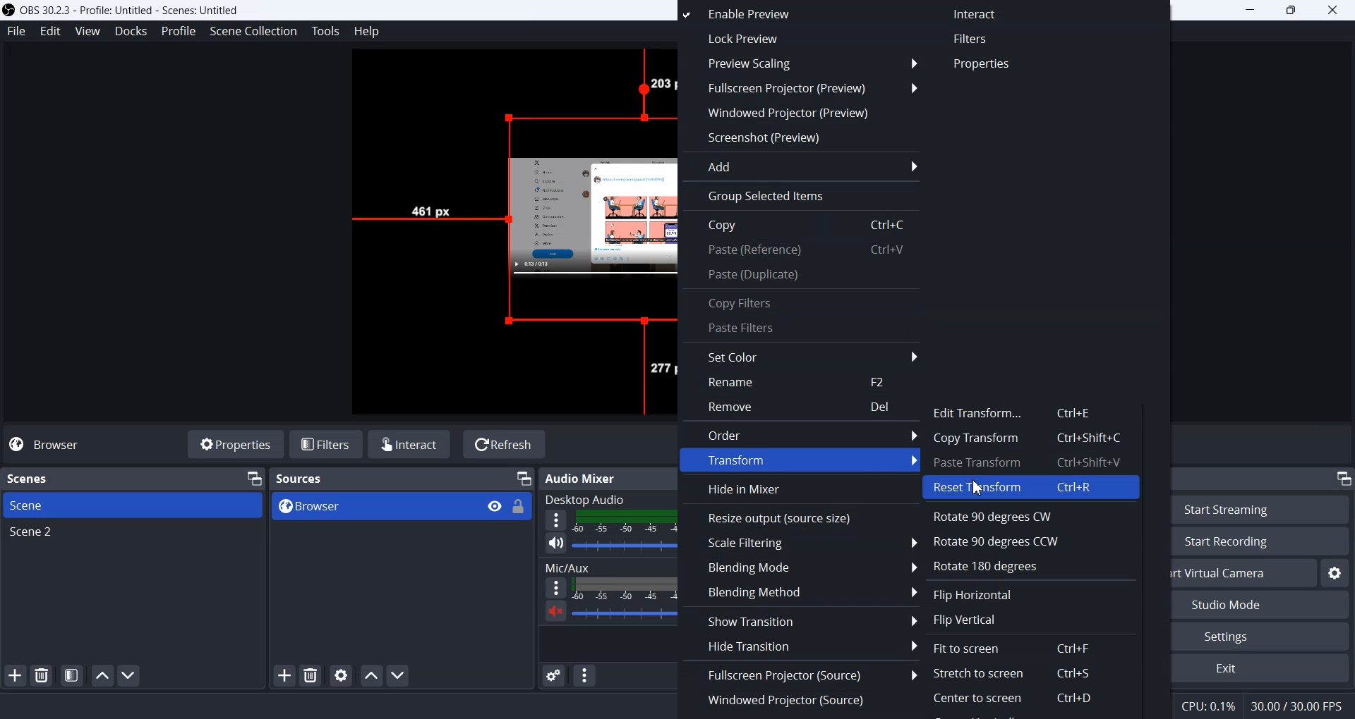 This screenshot has width=1355, height=719. I want to click on Flip Horizontal, so click(978, 596).